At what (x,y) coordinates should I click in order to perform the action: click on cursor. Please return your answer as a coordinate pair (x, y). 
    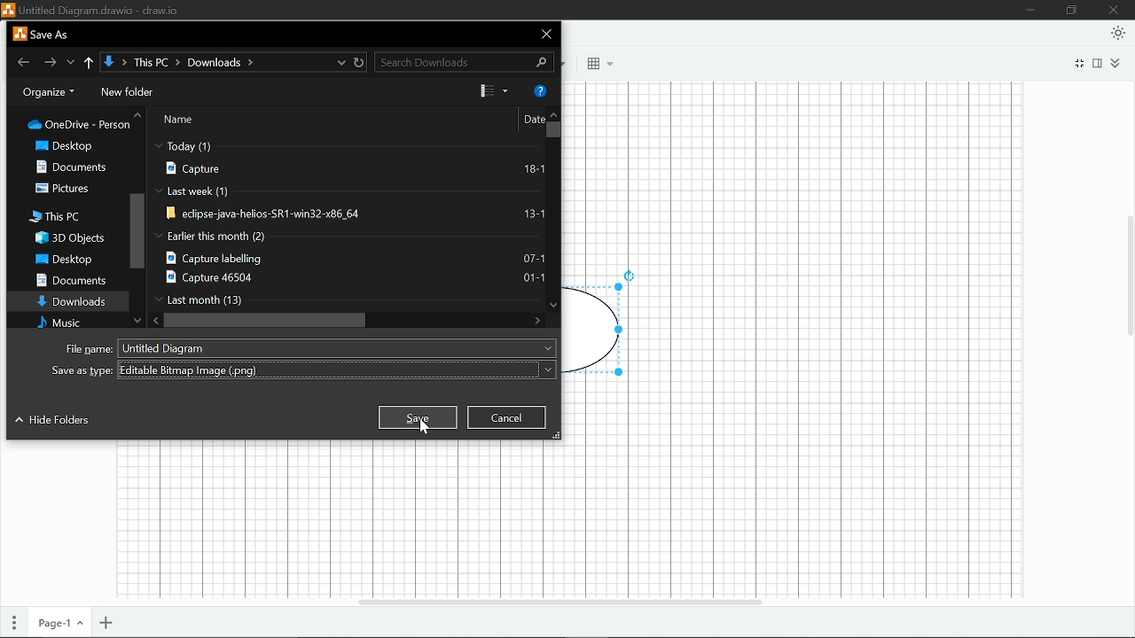
    Looking at the image, I should click on (425, 426).